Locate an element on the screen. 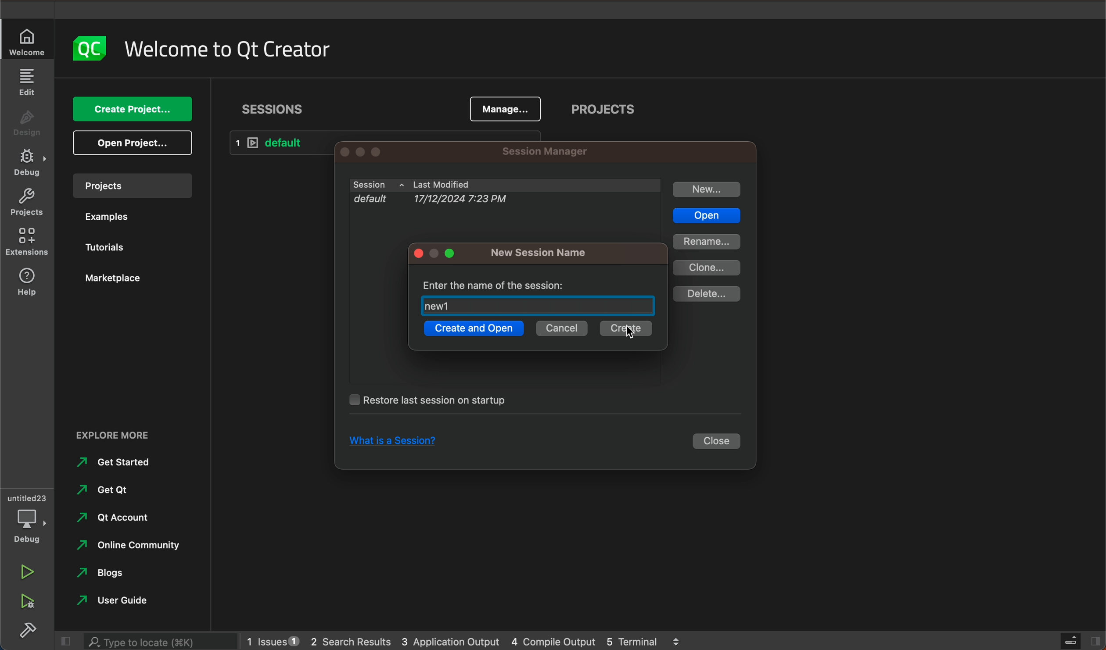  application output is located at coordinates (451, 639).